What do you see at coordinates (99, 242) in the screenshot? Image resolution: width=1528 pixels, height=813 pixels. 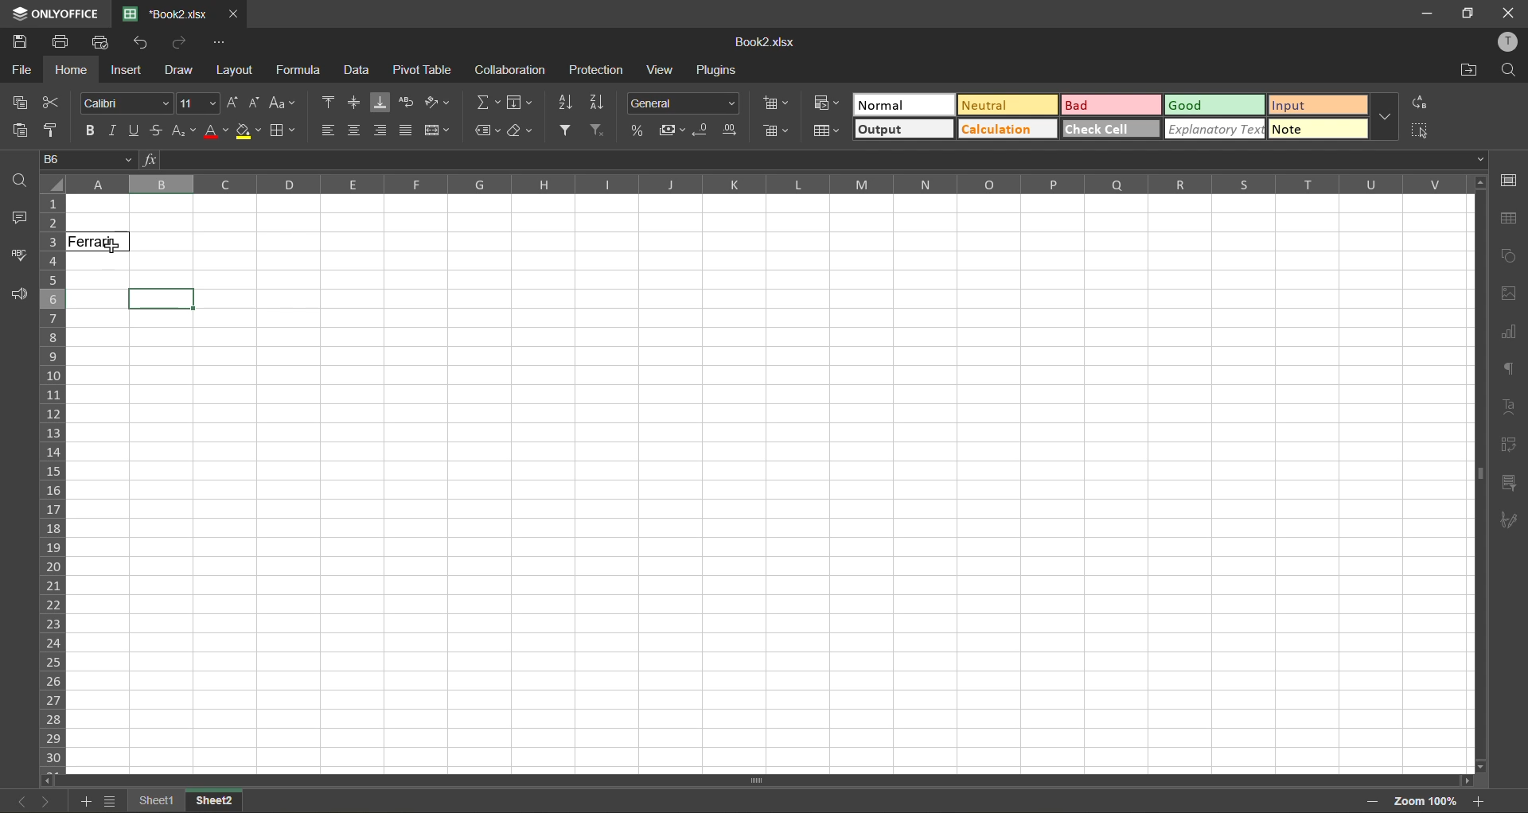 I see `Ferrari` at bounding box center [99, 242].